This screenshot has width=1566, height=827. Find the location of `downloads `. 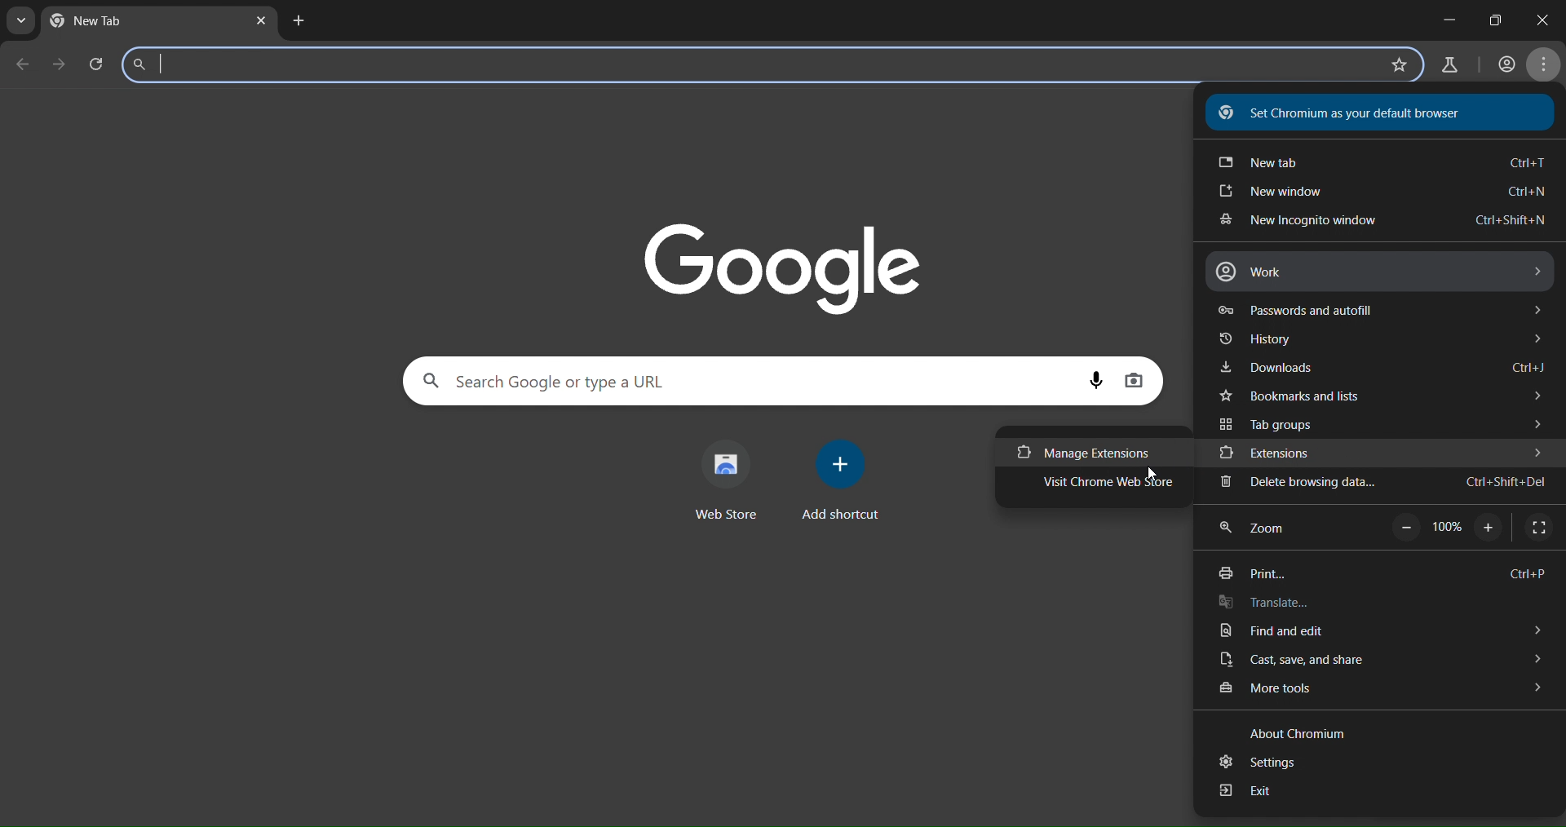

downloads  is located at coordinates (1381, 368).